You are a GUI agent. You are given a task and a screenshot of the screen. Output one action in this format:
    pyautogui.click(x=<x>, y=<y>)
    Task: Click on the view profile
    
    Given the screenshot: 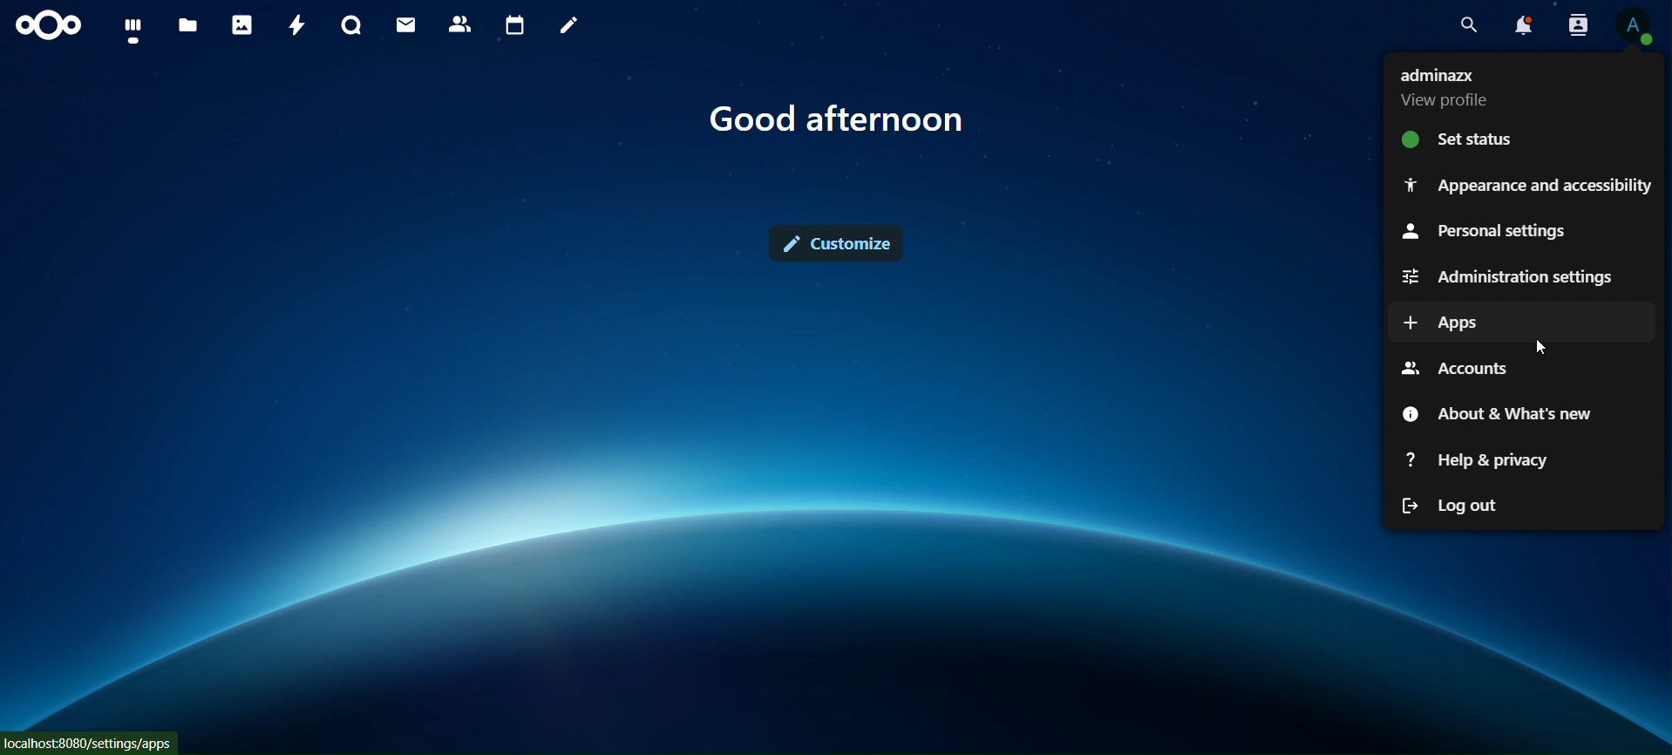 What is the action you would take?
    pyautogui.click(x=1636, y=23)
    